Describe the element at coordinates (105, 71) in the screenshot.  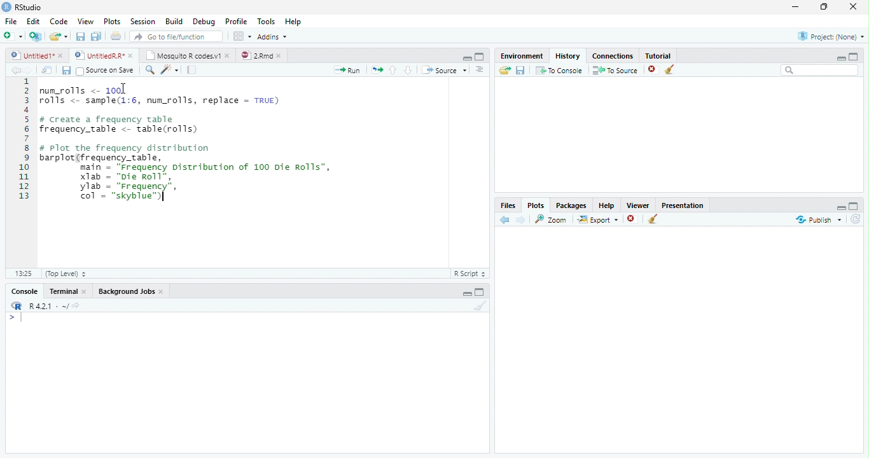
I see `Source on Save` at that location.